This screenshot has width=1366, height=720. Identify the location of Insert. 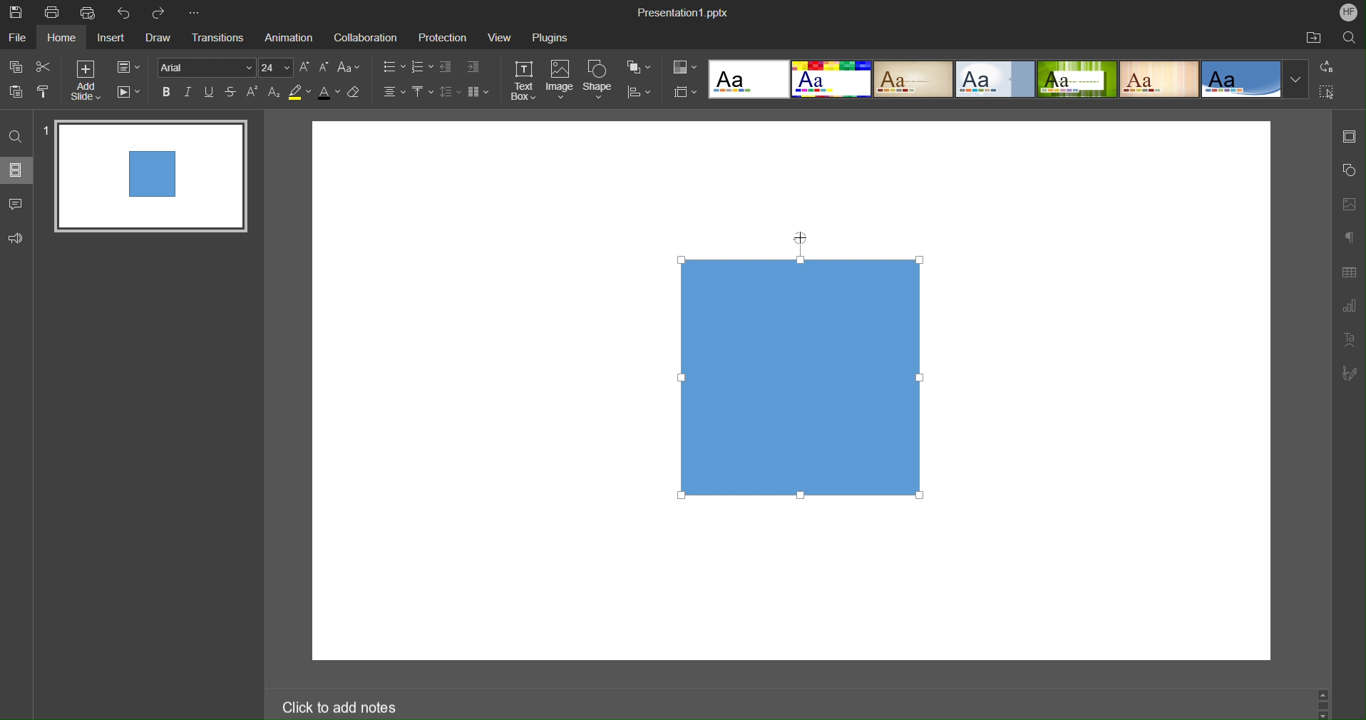
(109, 38).